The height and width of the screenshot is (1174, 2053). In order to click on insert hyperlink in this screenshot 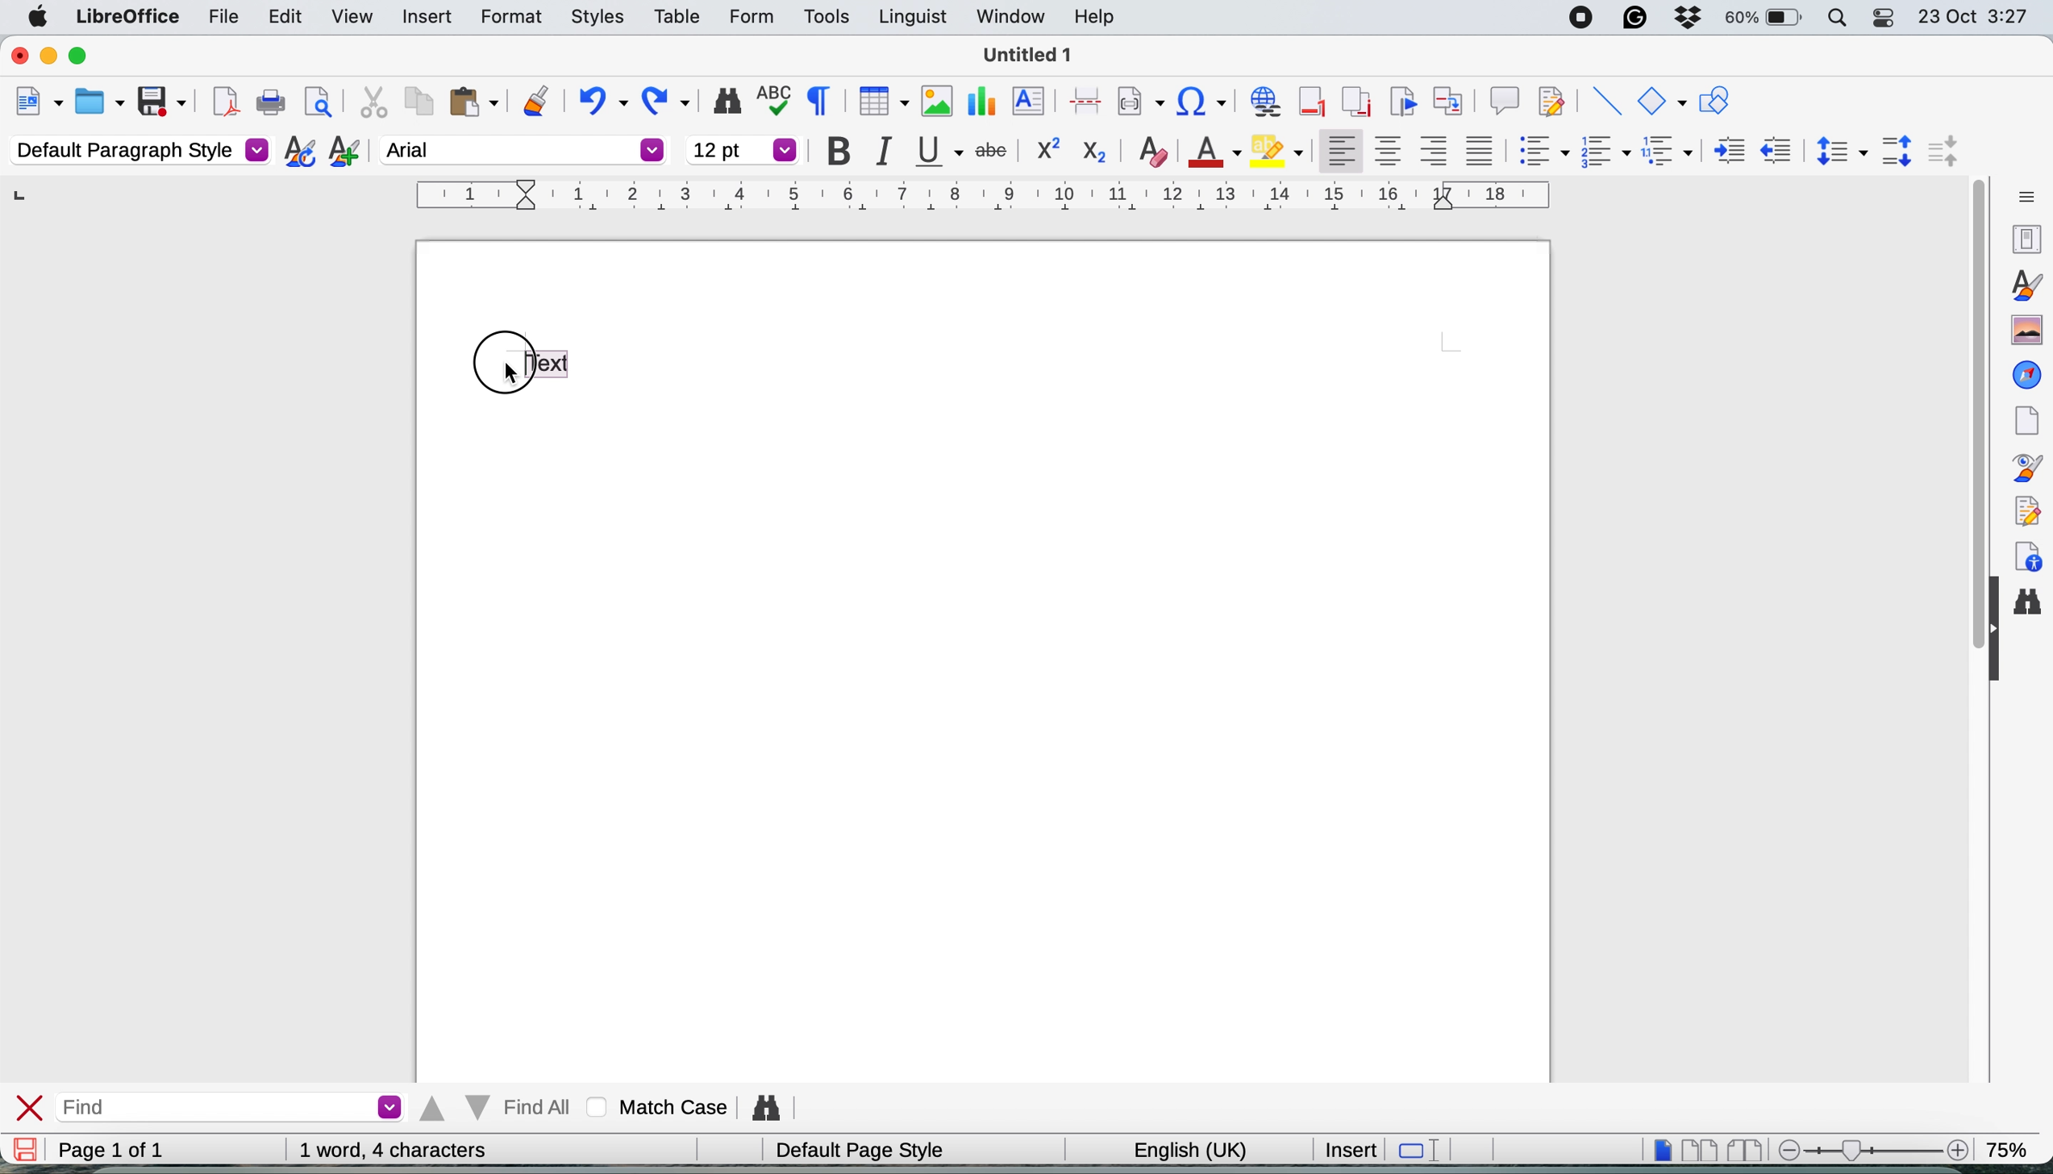, I will do `click(1262, 103)`.